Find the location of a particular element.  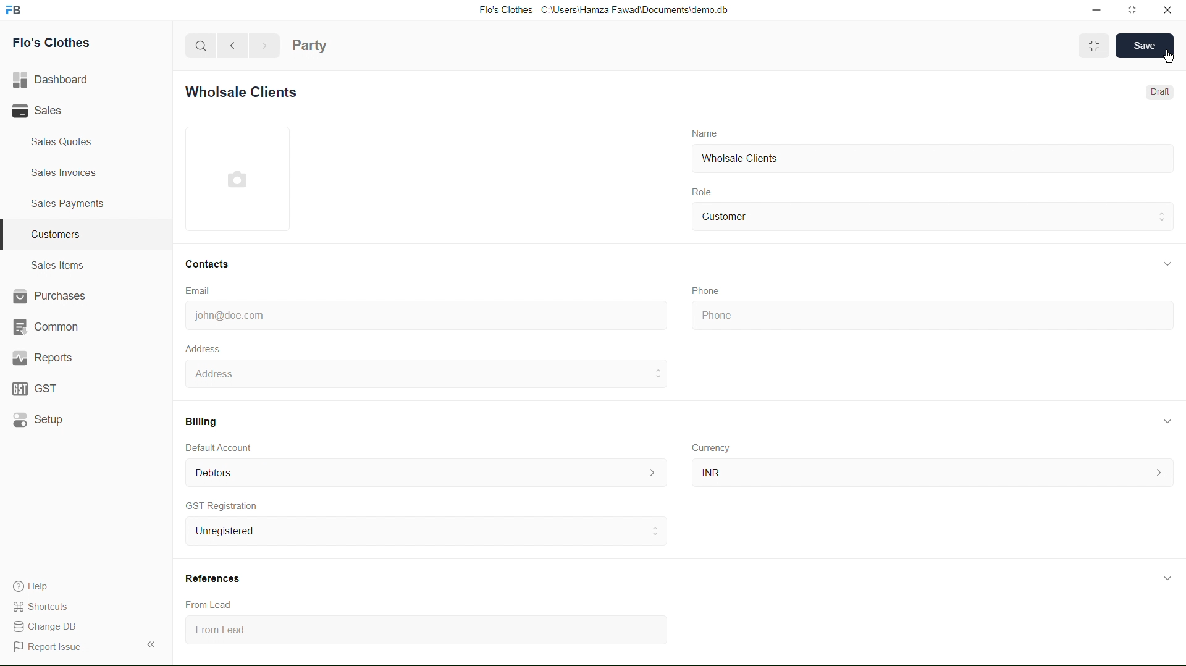

change DB is located at coordinates (45, 626).